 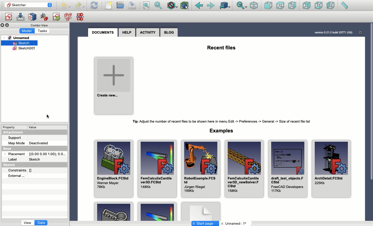 What do you see at coordinates (36, 159) in the screenshot?
I see `Sketch` at bounding box center [36, 159].